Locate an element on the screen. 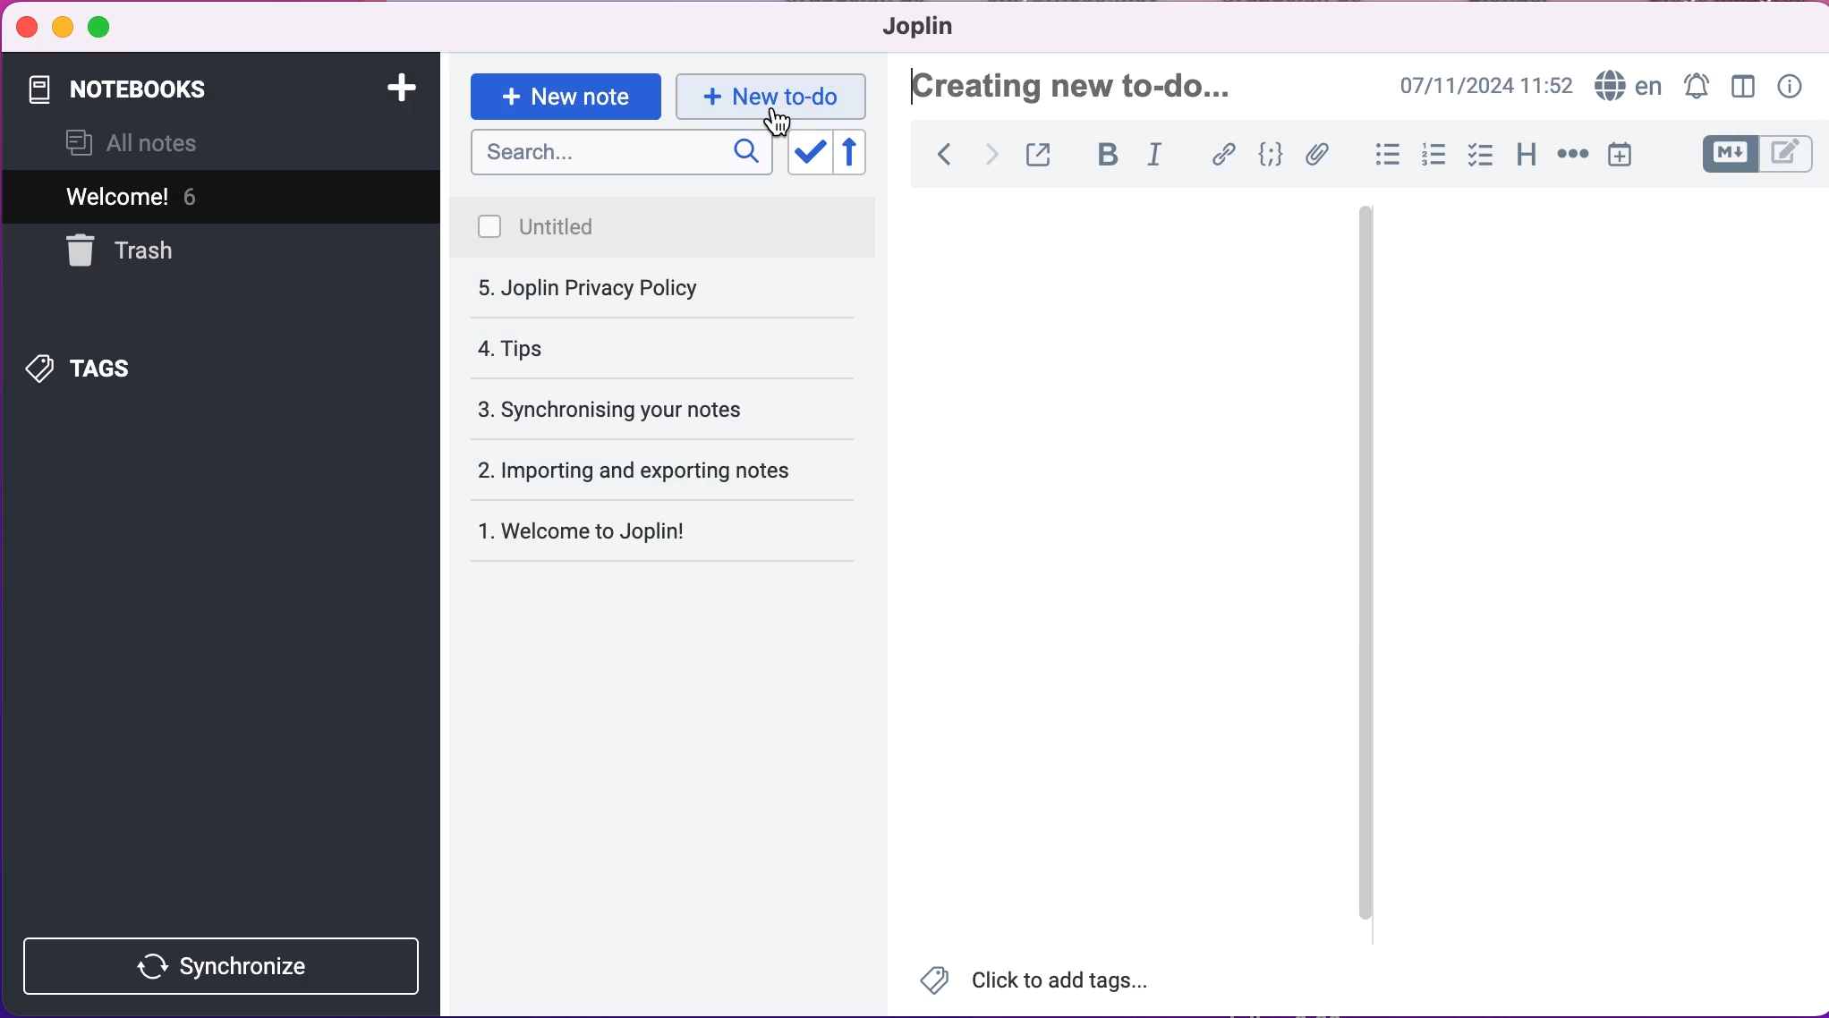 This screenshot has width=1829, height=1018. reverse sort order is located at coordinates (861, 153).